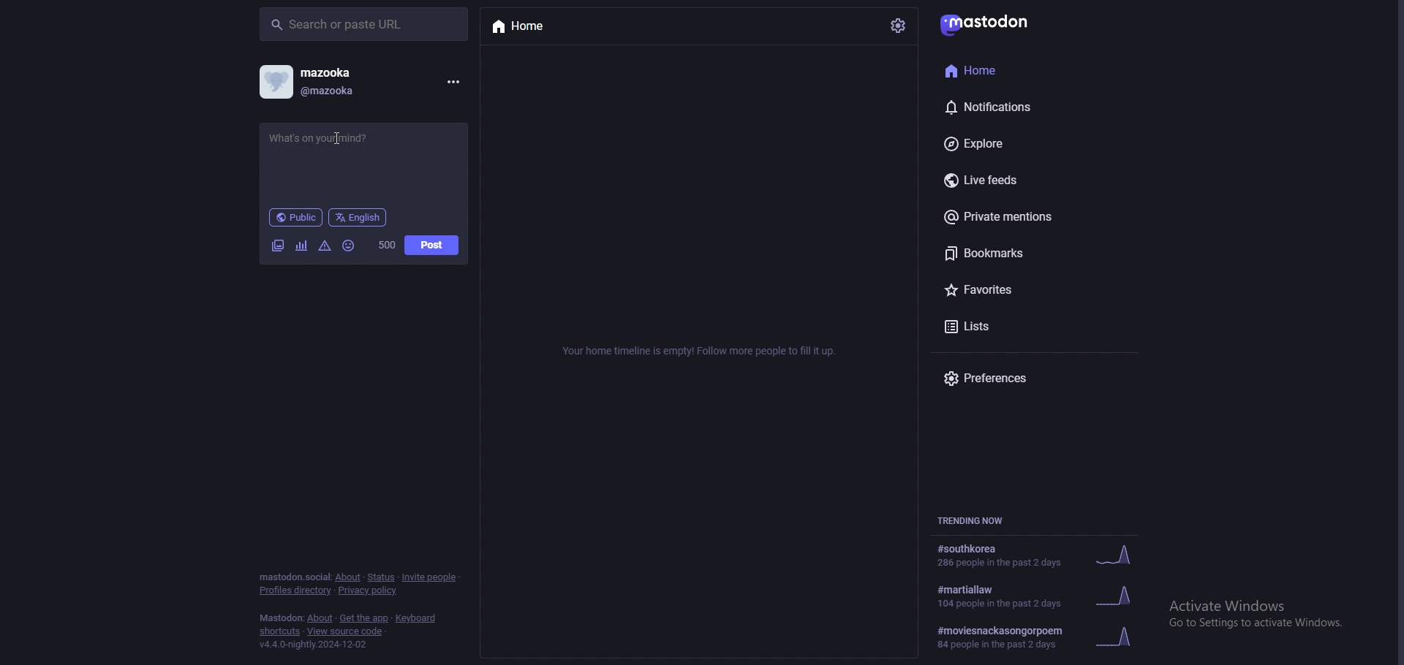  What do you see at coordinates (320, 618) in the screenshot?
I see `about` at bounding box center [320, 618].